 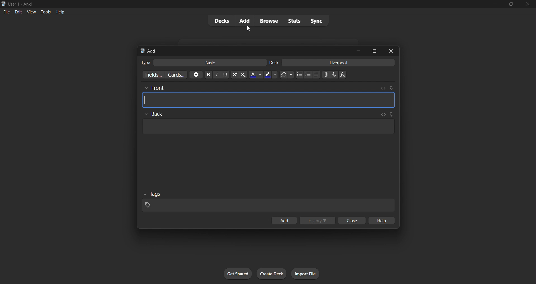 What do you see at coordinates (315, 21) in the screenshot?
I see `sync` at bounding box center [315, 21].